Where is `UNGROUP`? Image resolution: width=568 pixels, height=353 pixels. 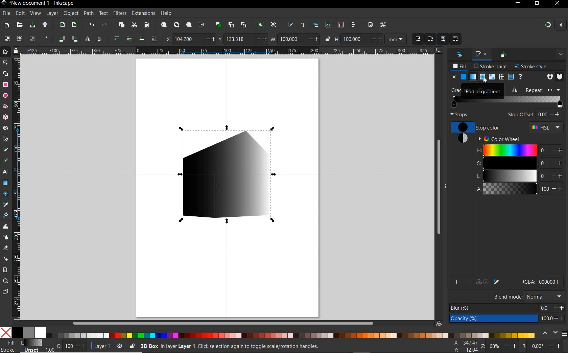 UNGROUP is located at coordinates (274, 25).